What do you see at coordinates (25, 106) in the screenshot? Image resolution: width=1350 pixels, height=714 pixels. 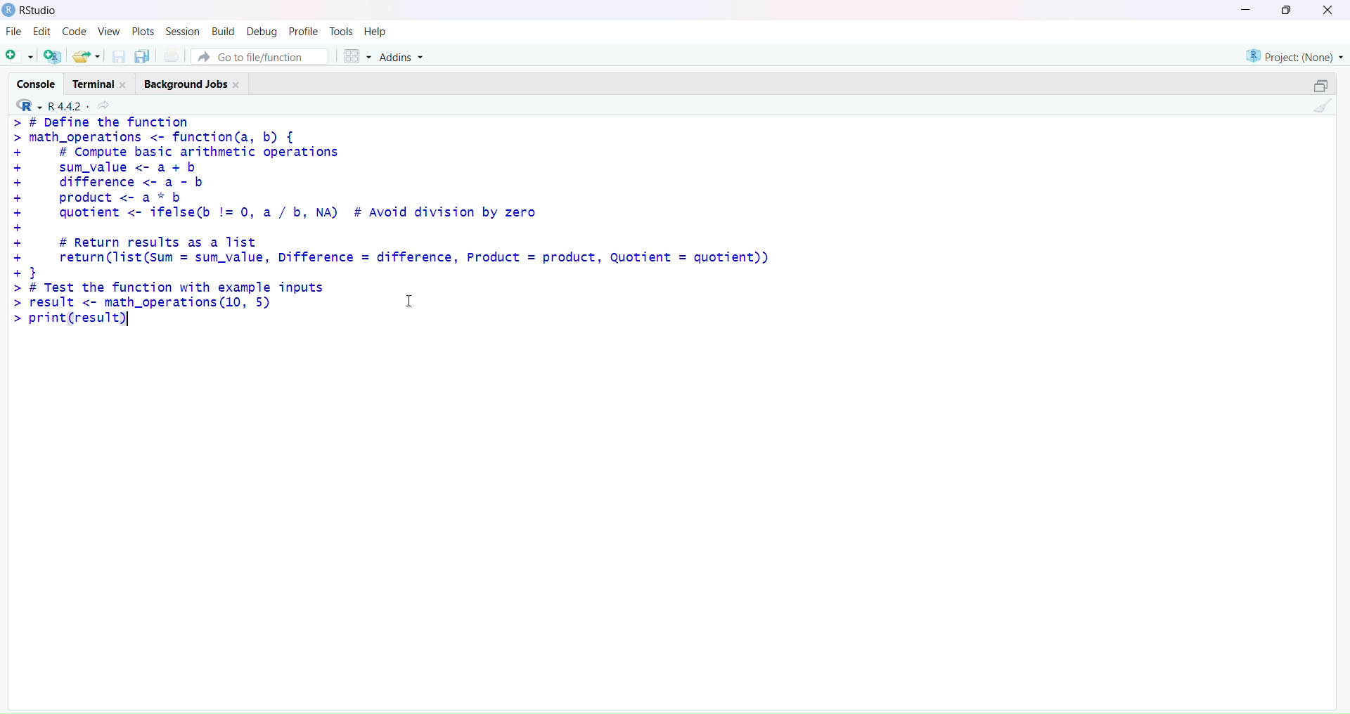 I see `R` at bounding box center [25, 106].